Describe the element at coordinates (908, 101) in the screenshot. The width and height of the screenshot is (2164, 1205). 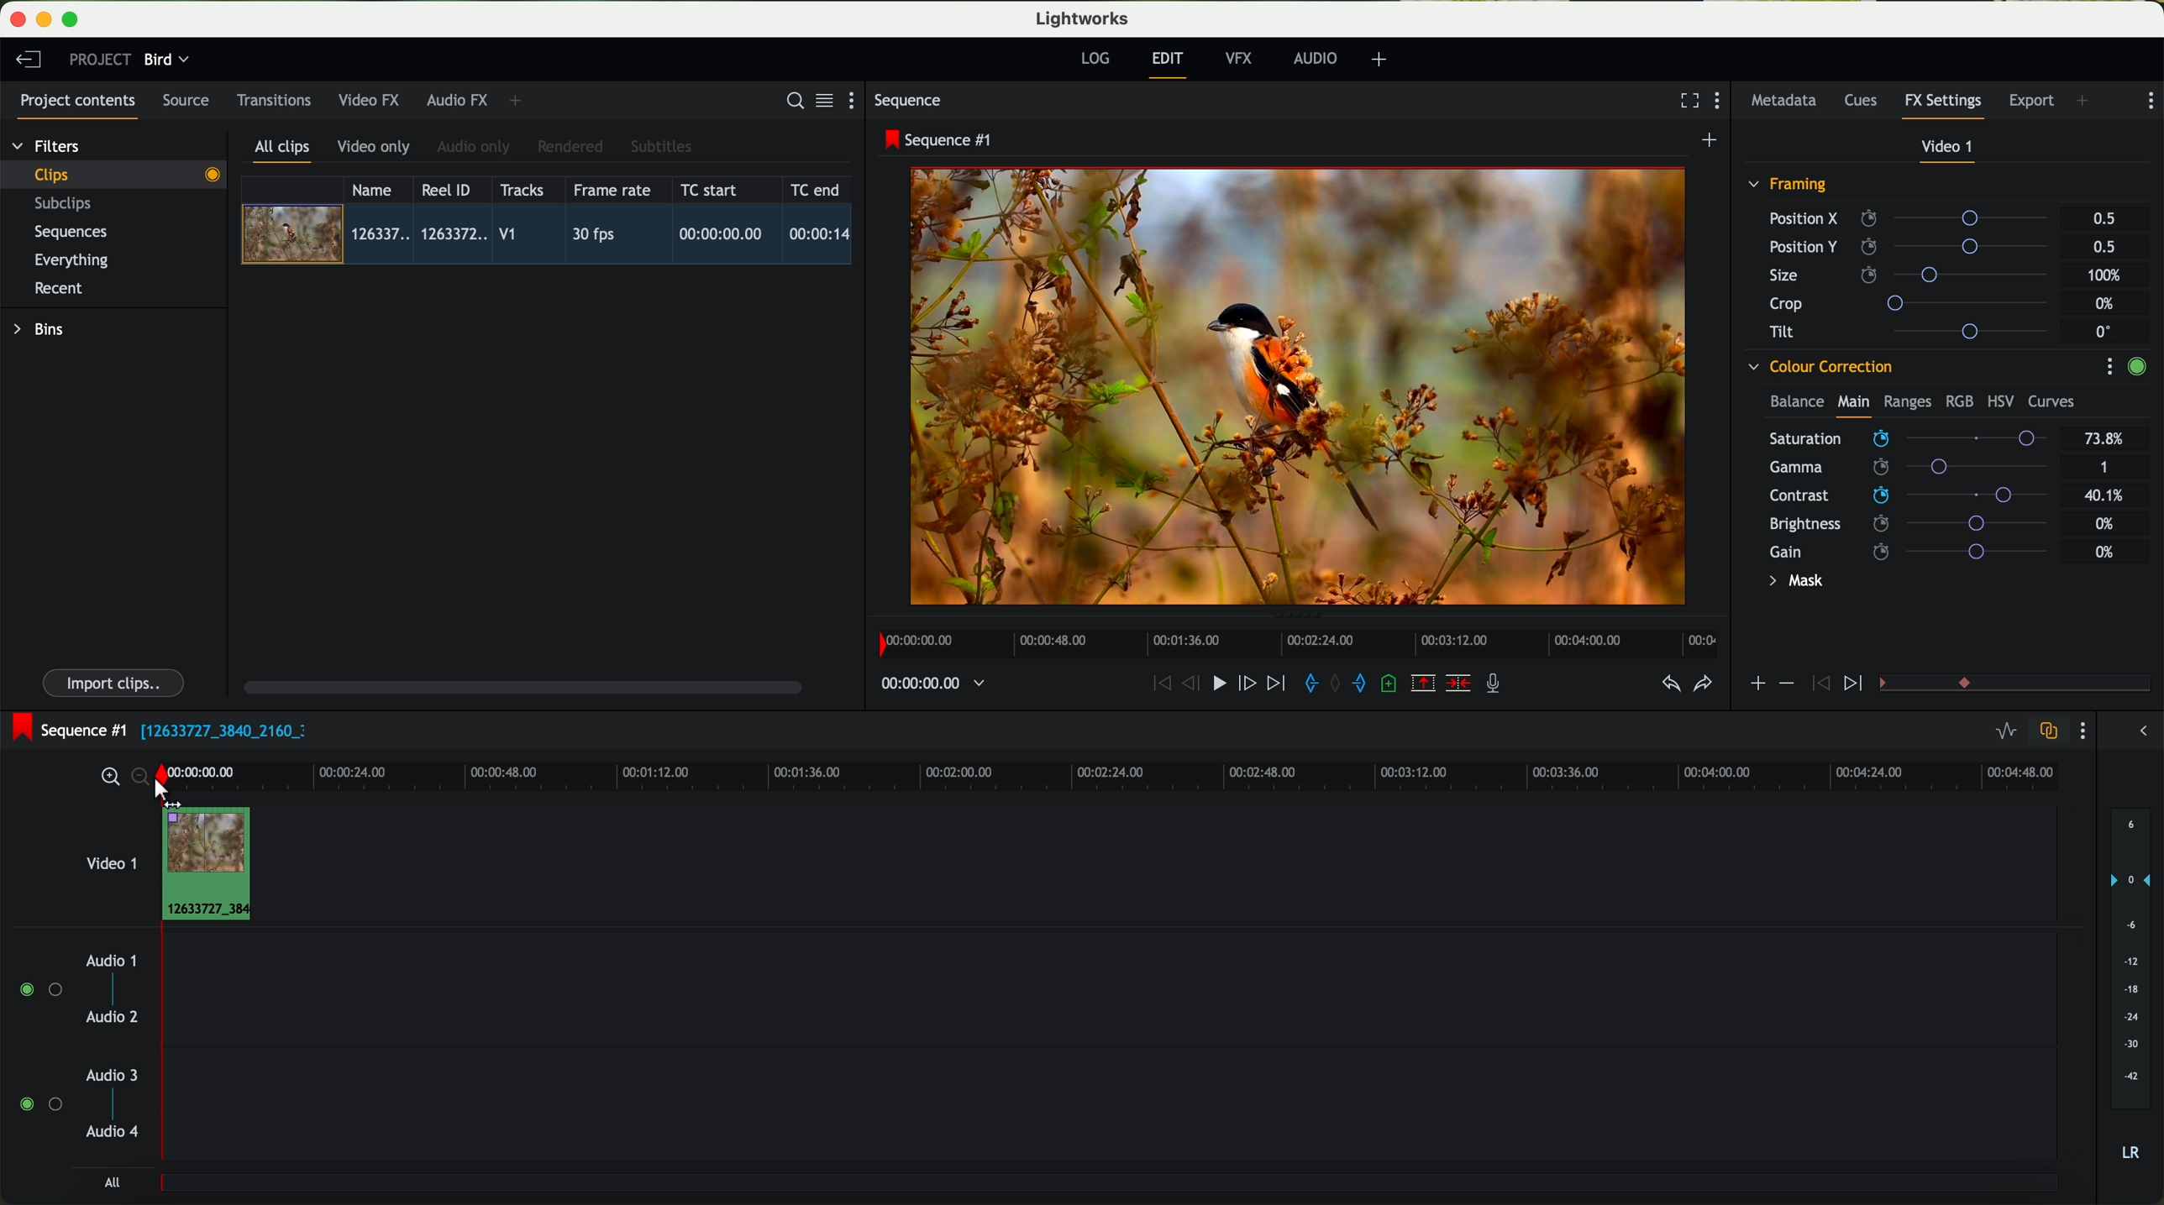
I see `sequence` at that location.